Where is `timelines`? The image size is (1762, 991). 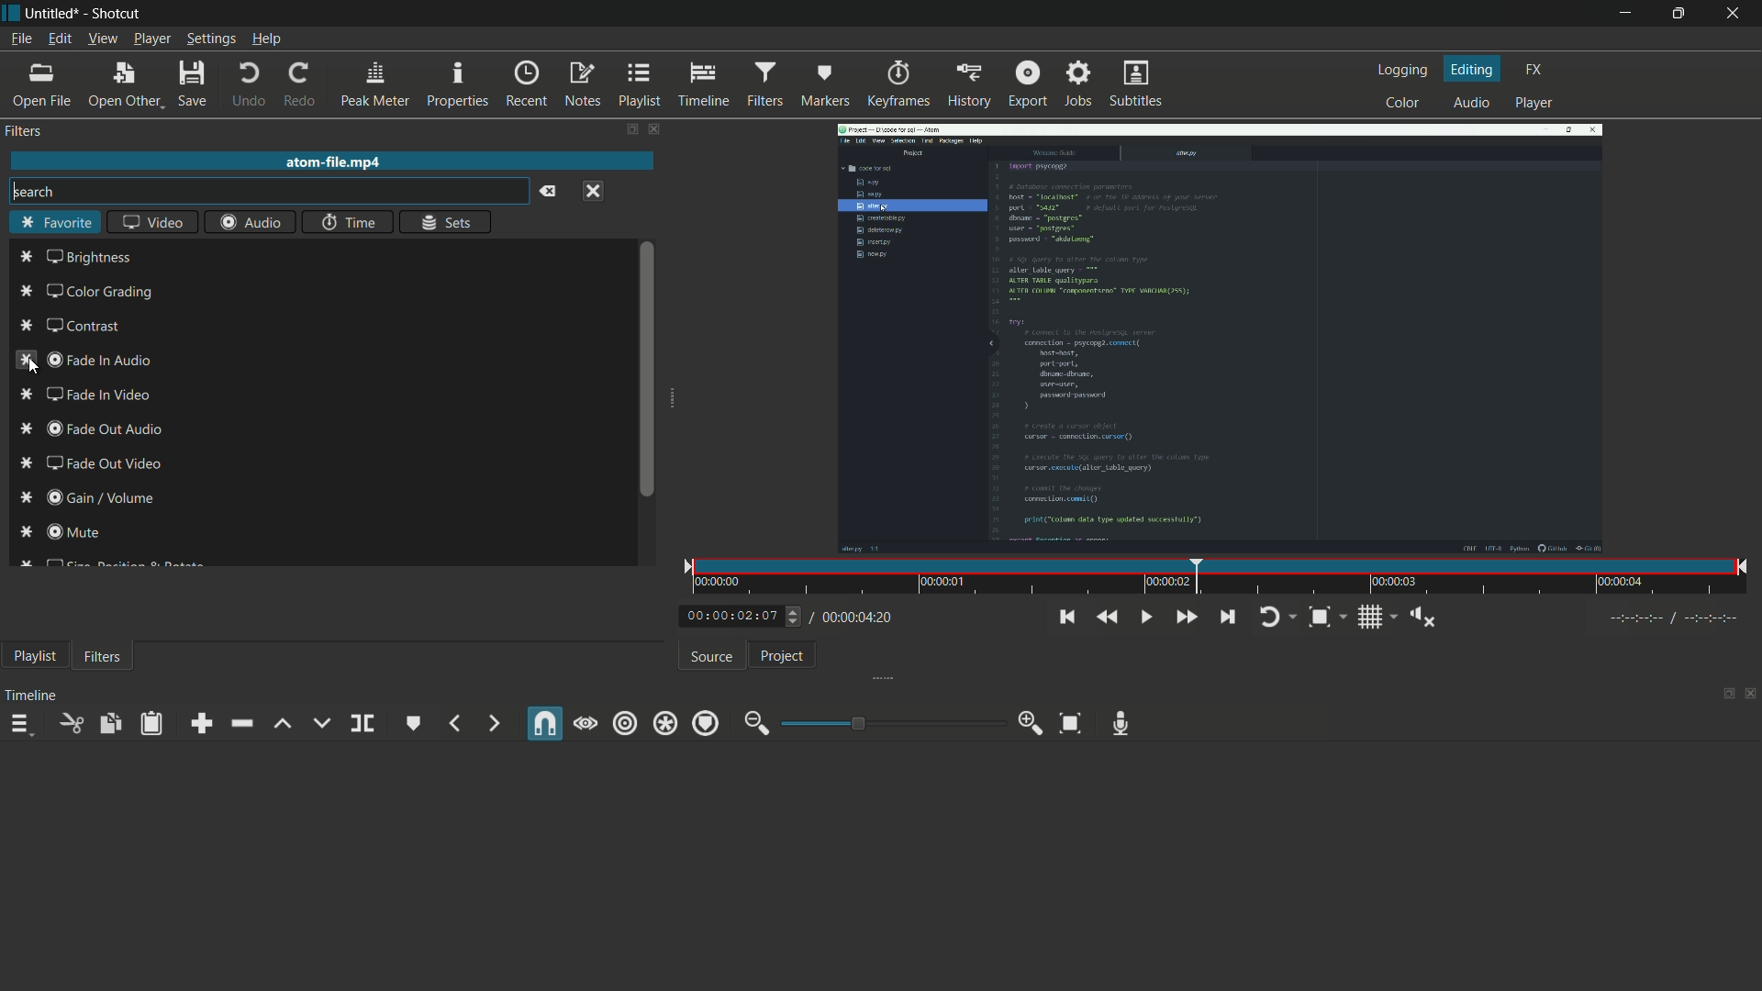
timelines is located at coordinates (703, 86).